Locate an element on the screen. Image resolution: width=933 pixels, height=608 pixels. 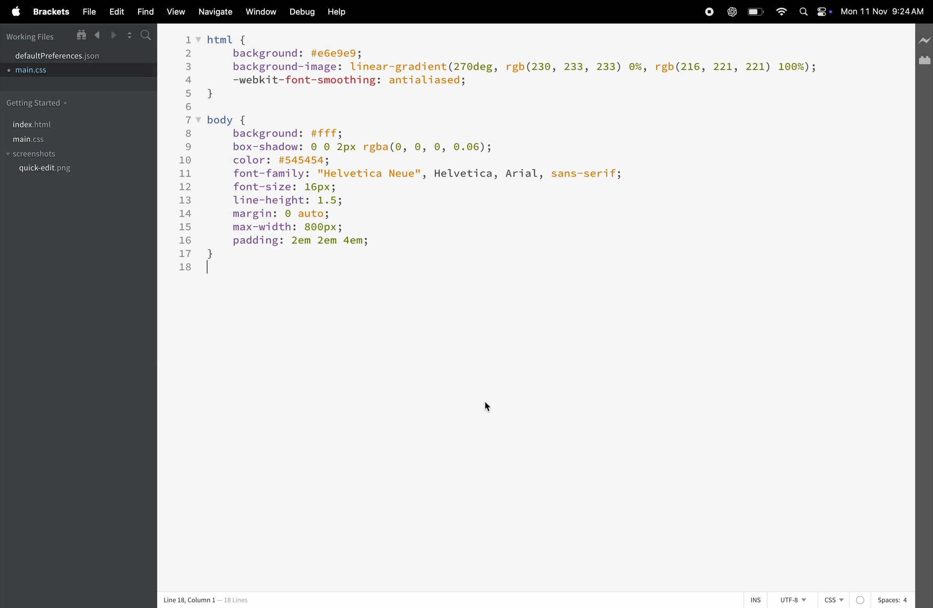
ins is located at coordinates (752, 599).